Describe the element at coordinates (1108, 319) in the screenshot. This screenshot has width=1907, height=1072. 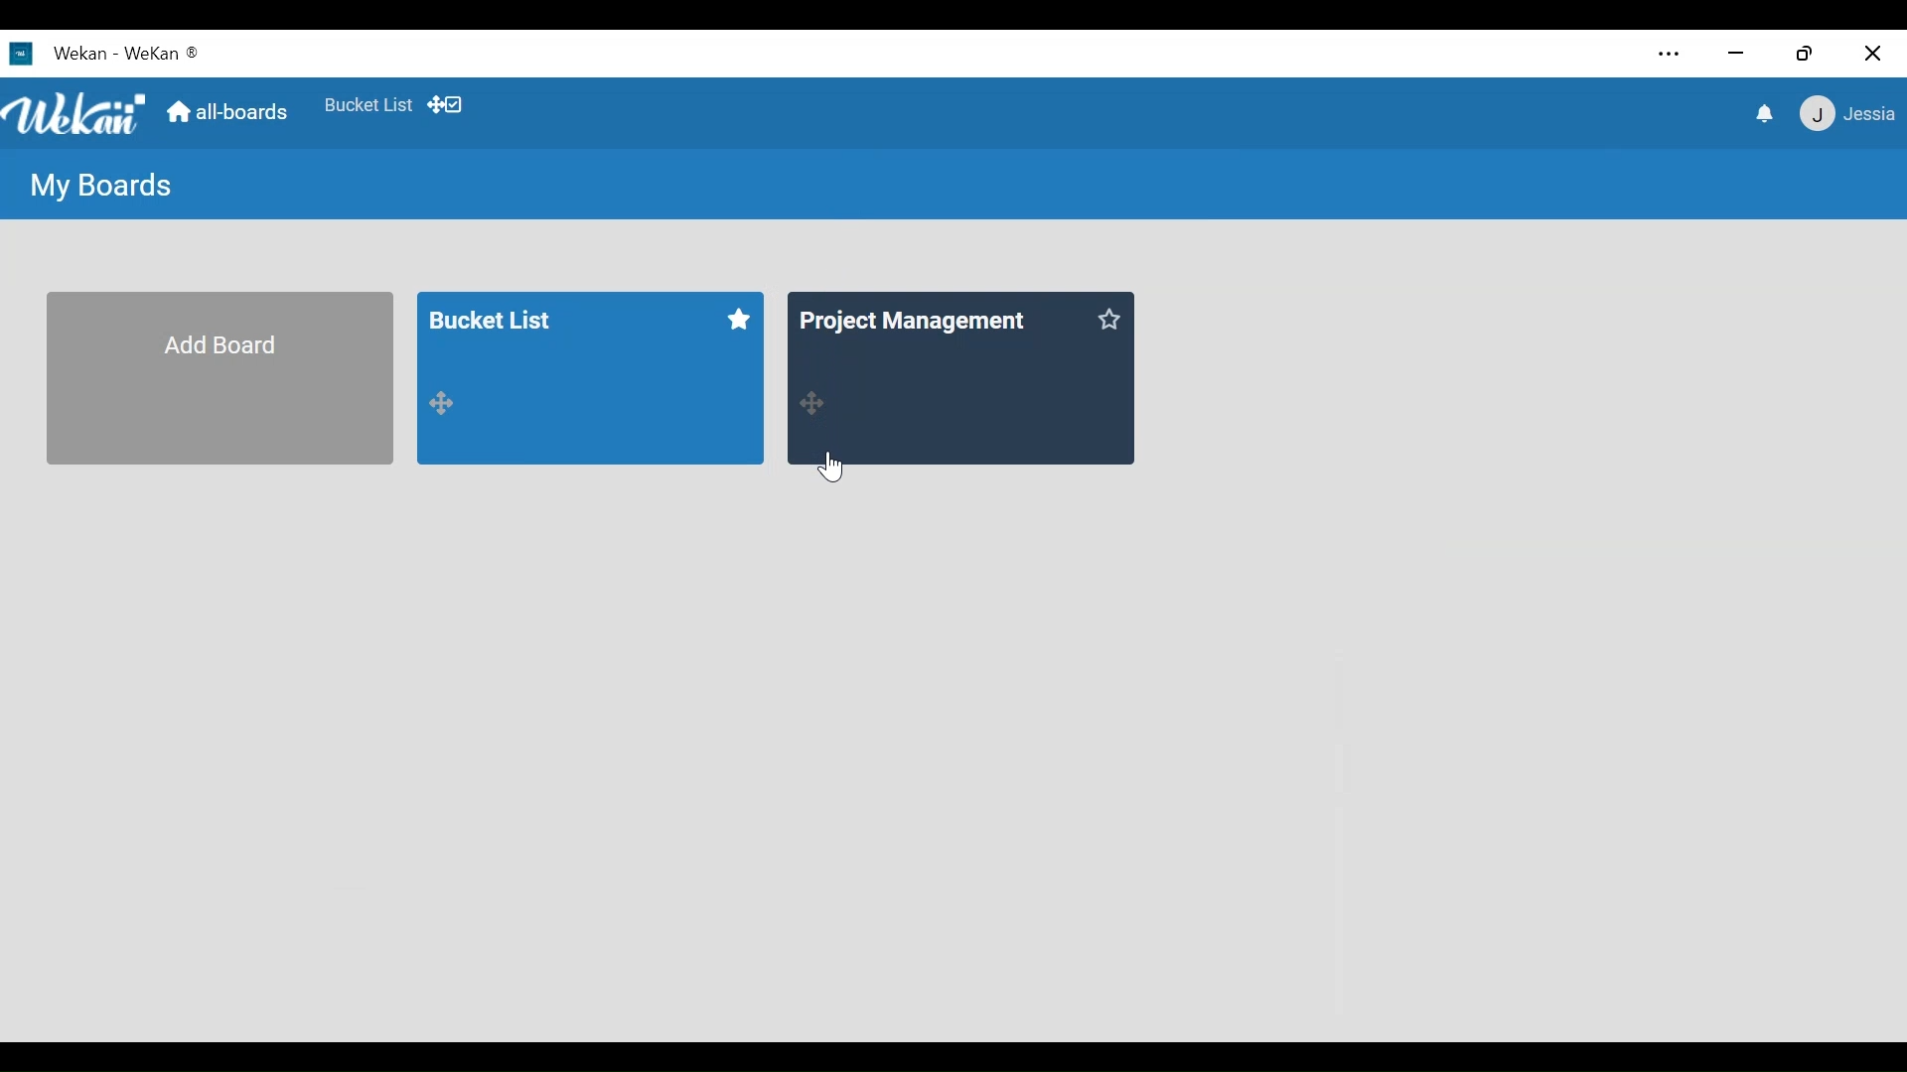
I see `star` at that location.